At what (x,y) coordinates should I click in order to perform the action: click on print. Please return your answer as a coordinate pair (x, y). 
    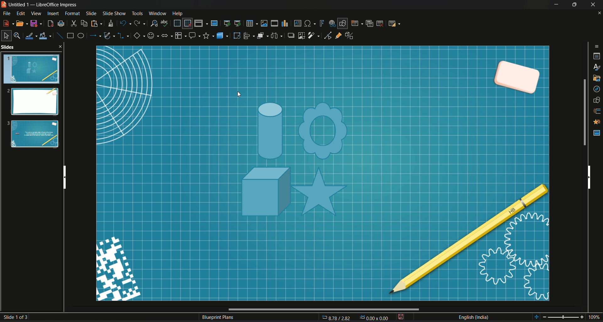
    Looking at the image, I should click on (61, 24).